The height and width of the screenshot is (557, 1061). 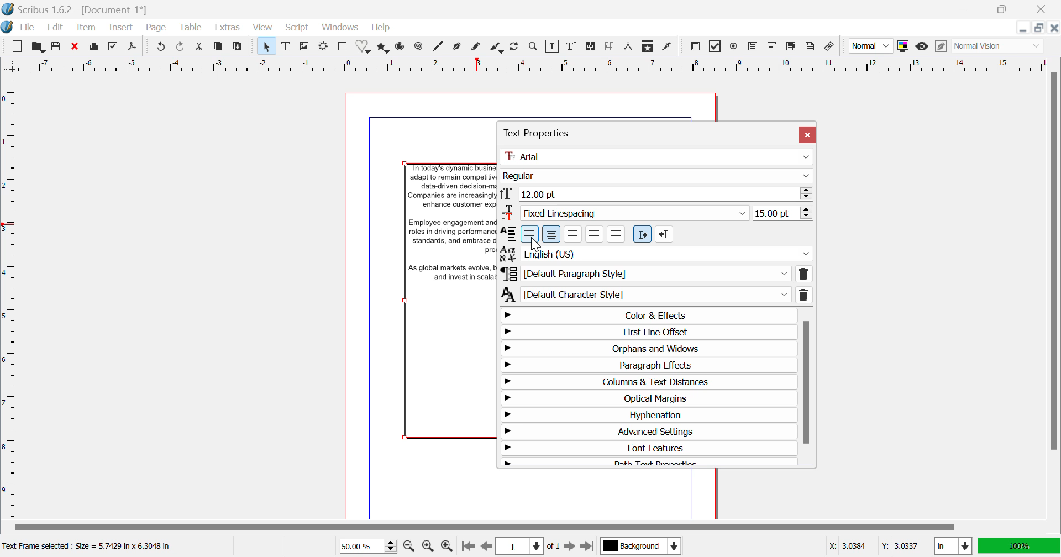 What do you see at coordinates (530, 547) in the screenshot?
I see `Page 1 of 1` at bounding box center [530, 547].